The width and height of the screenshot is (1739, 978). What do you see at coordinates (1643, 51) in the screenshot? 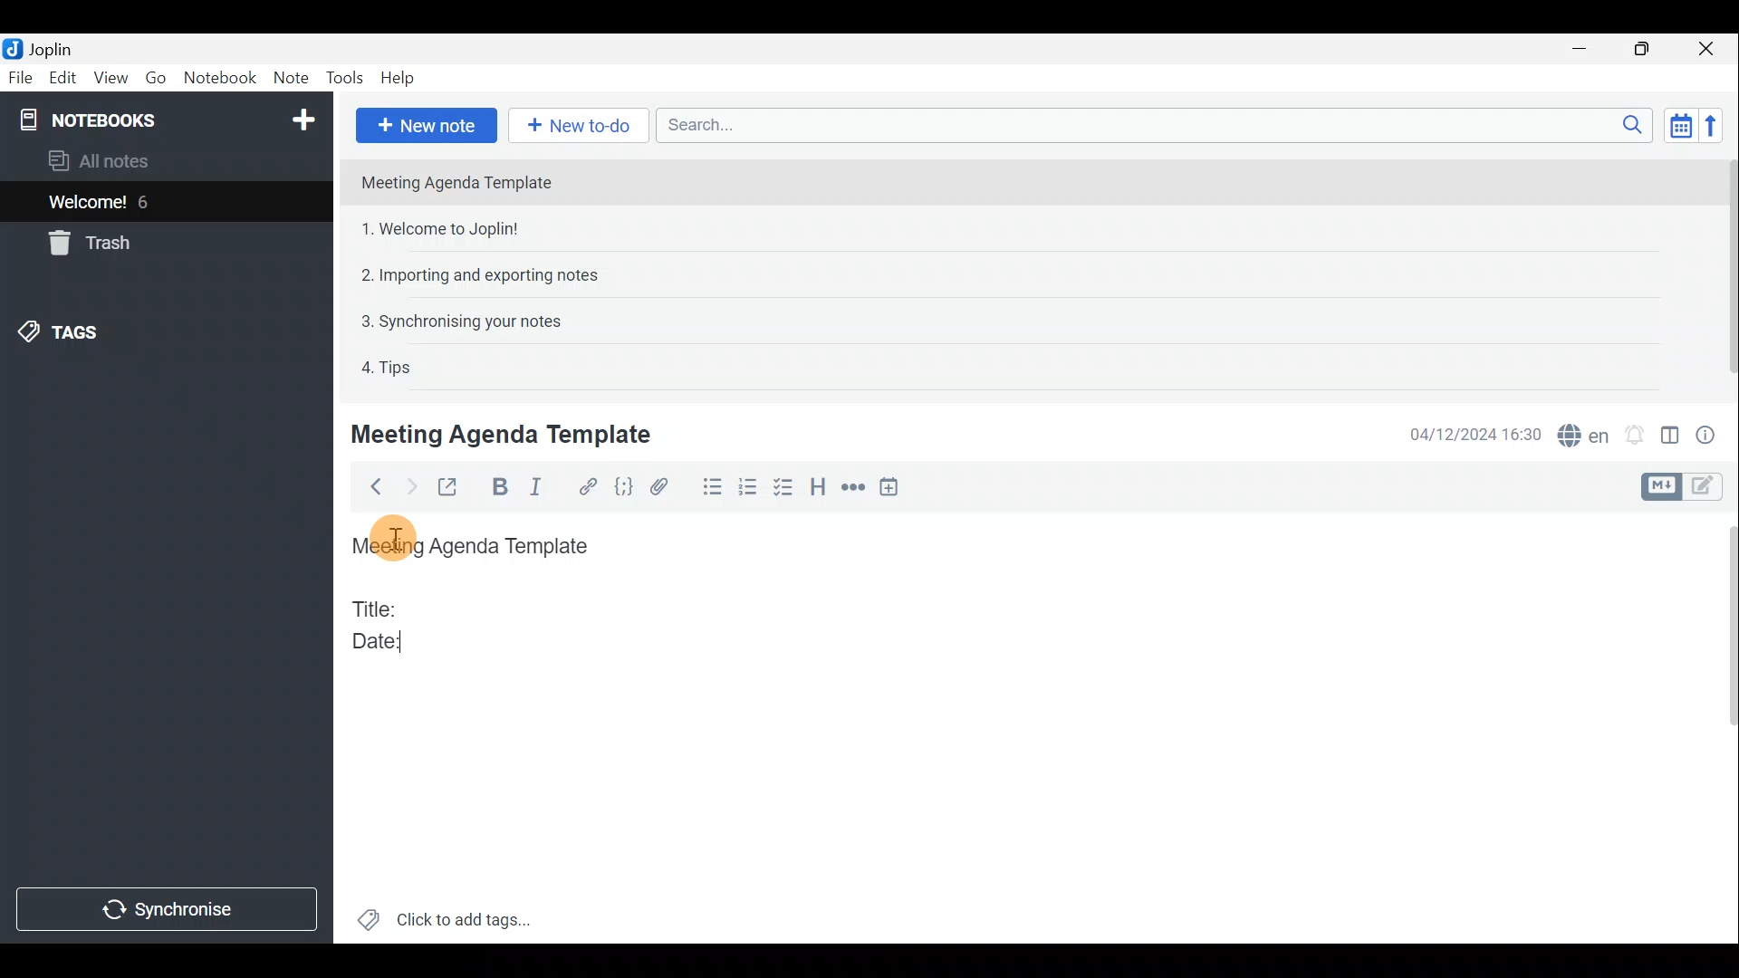
I see `Maximise` at bounding box center [1643, 51].